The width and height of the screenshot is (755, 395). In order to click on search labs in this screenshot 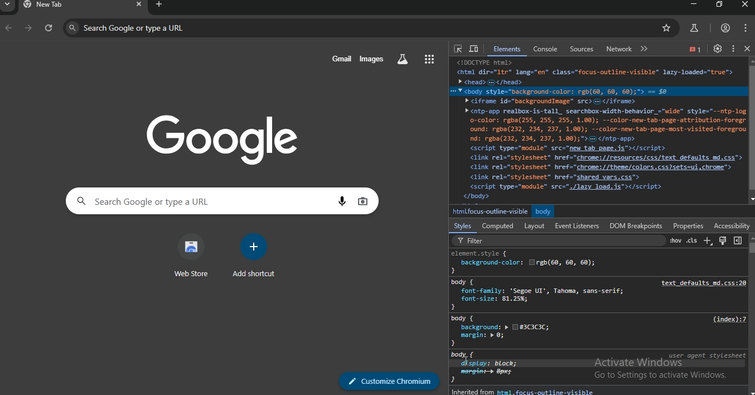, I will do `click(404, 59)`.